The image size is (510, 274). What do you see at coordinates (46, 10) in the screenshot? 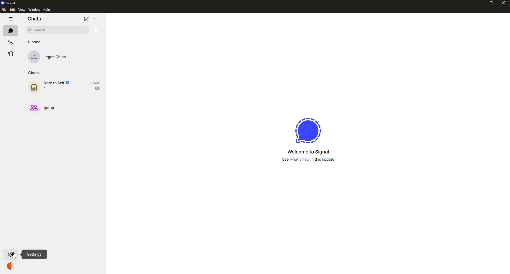
I see `help` at bounding box center [46, 10].